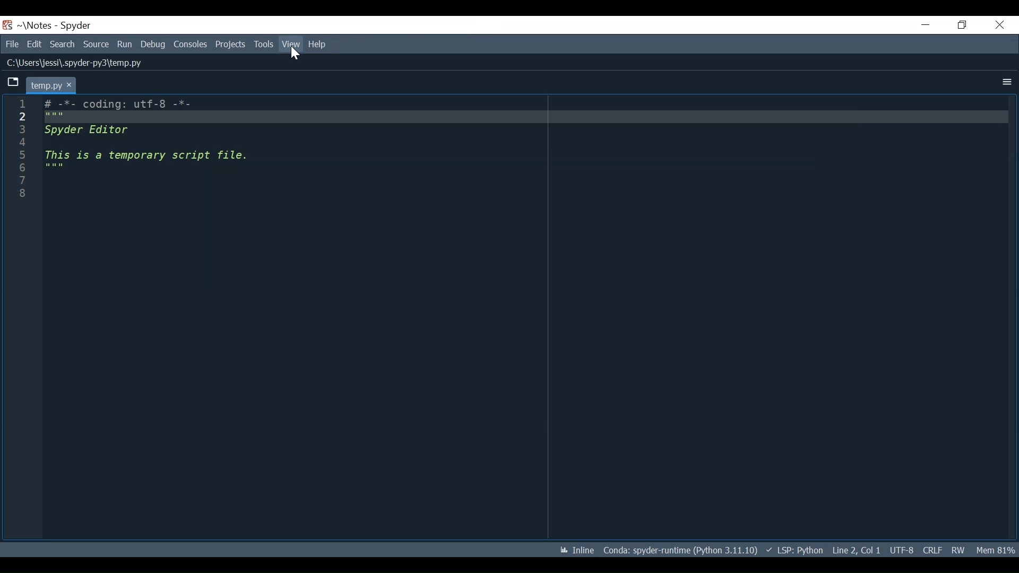 This screenshot has width=1019, height=573. Describe the element at coordinates (64, 44) in the screenshot. I see `Search` at that location.